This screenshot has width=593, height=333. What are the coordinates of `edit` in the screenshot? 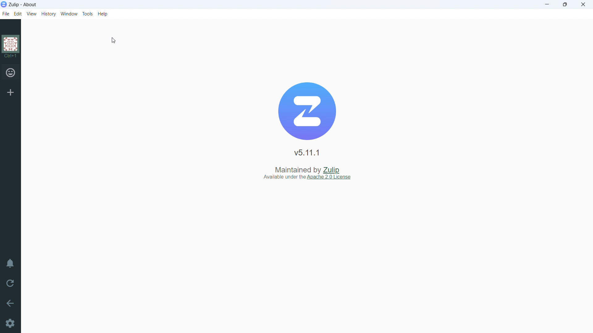 It's located at (18, 14).